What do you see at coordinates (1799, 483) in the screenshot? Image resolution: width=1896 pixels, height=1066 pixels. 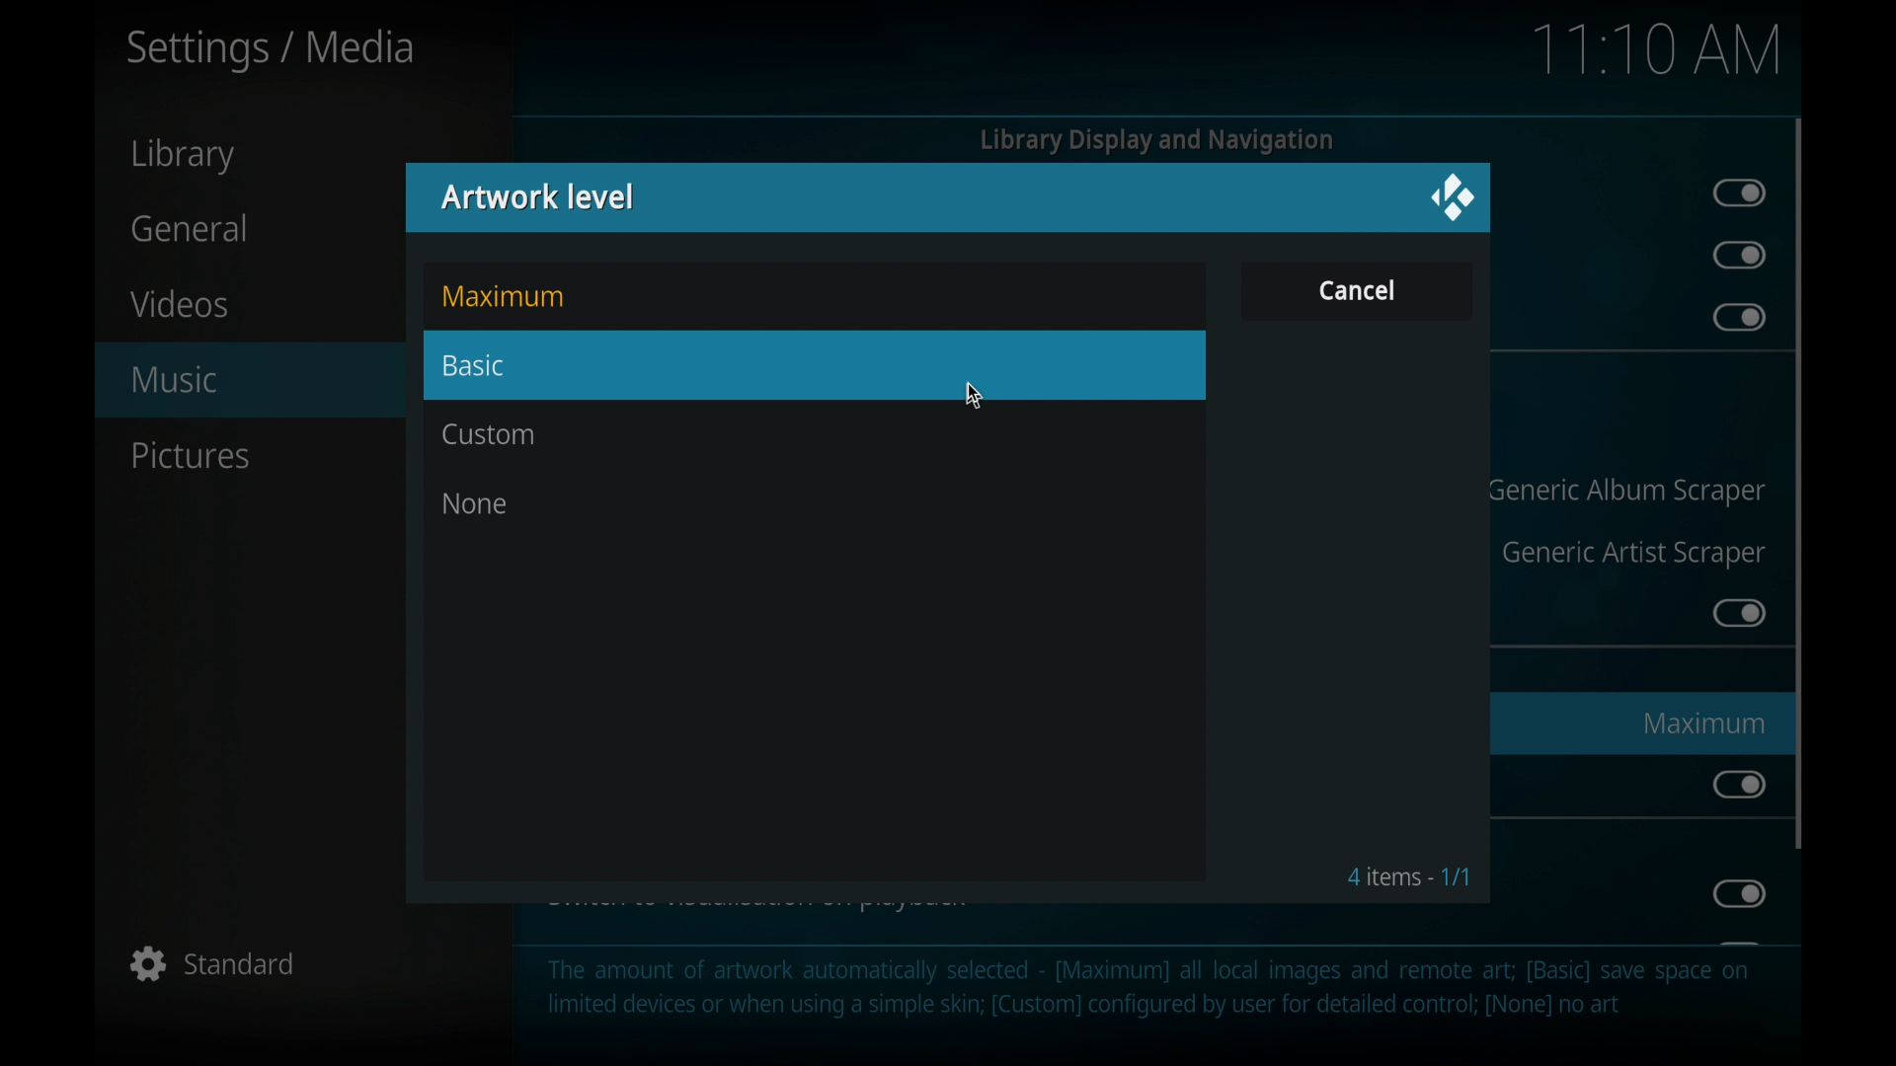 I see `scroll box` at bounding box center [1799, 483].